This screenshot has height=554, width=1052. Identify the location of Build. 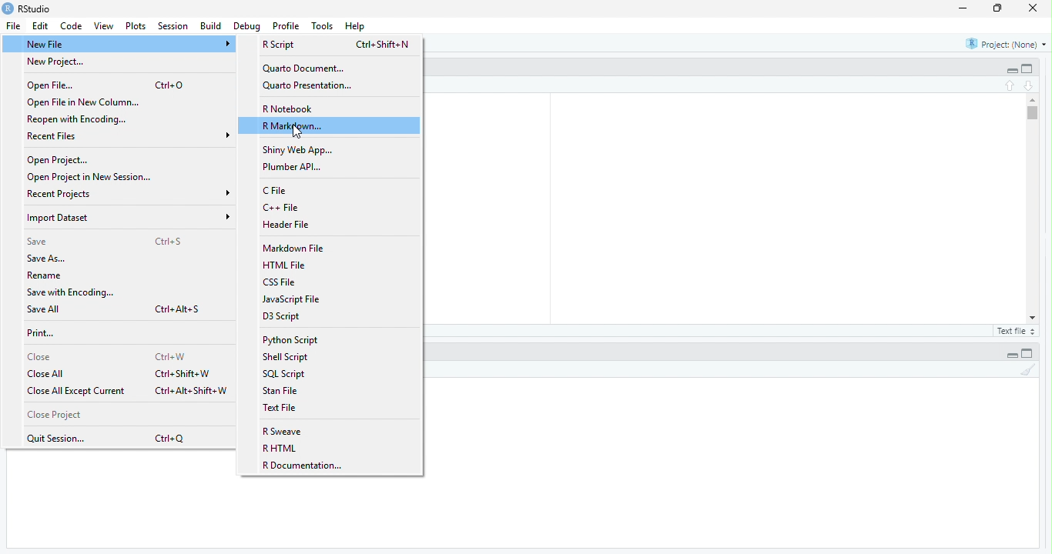
(212, 25).